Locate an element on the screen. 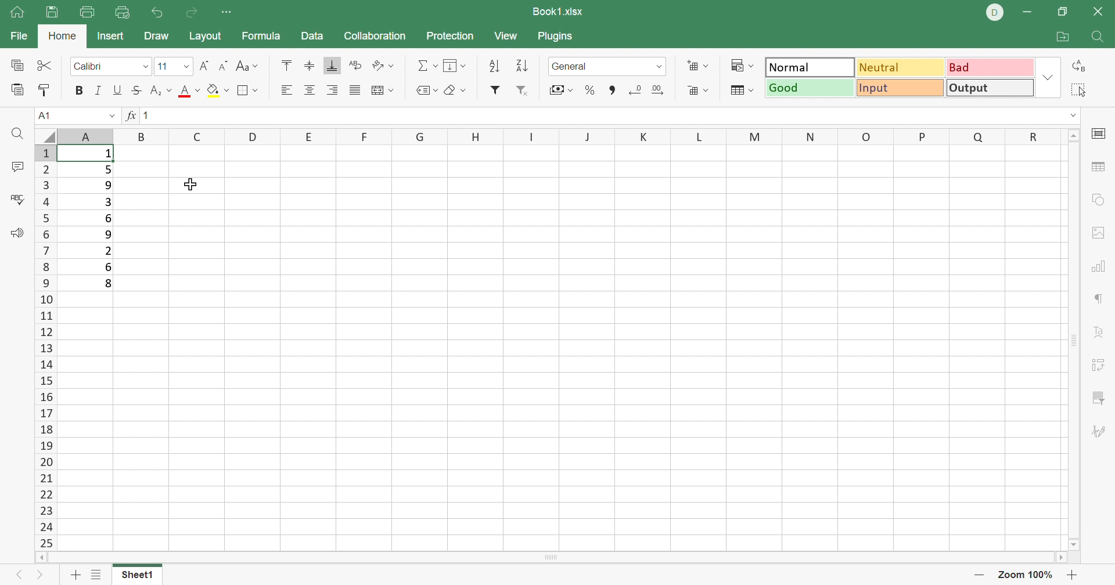 The width and height of the screenshot is (1115, 585). Underline is located at coordinates (119, 90).